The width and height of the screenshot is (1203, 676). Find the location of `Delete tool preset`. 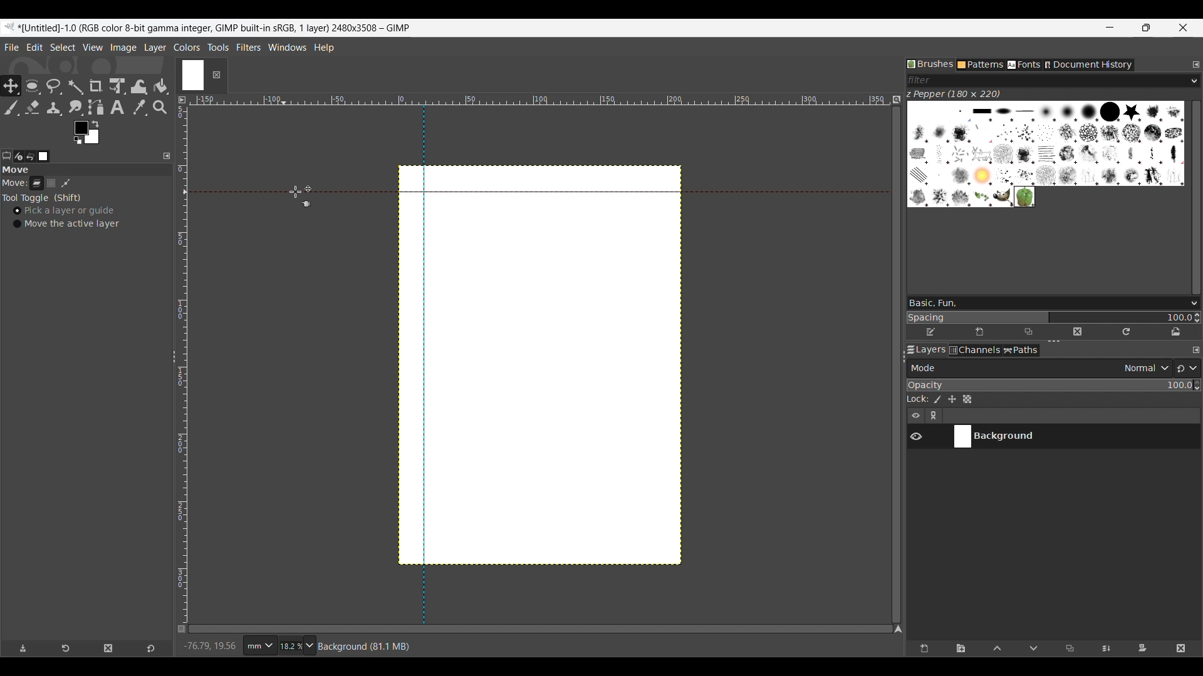

Delete tool preset is located at coordinates (108, 648).